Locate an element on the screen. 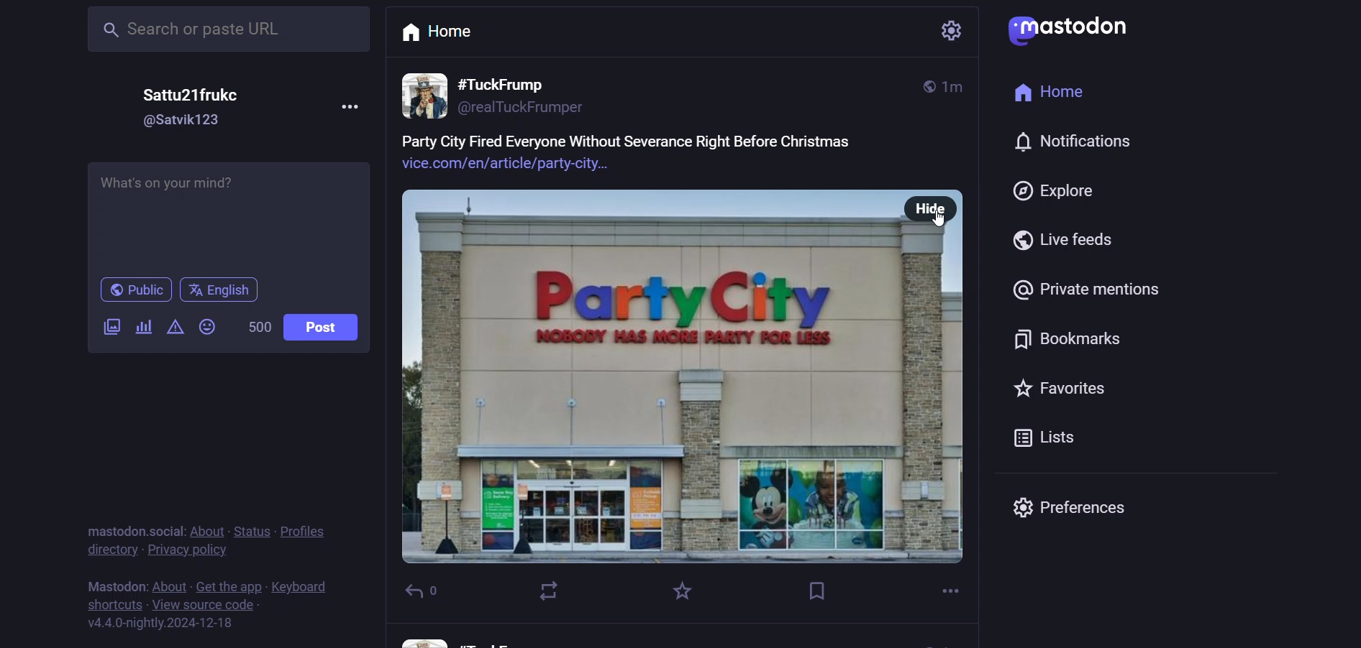  shortucts is located at coordinates (106, 604).